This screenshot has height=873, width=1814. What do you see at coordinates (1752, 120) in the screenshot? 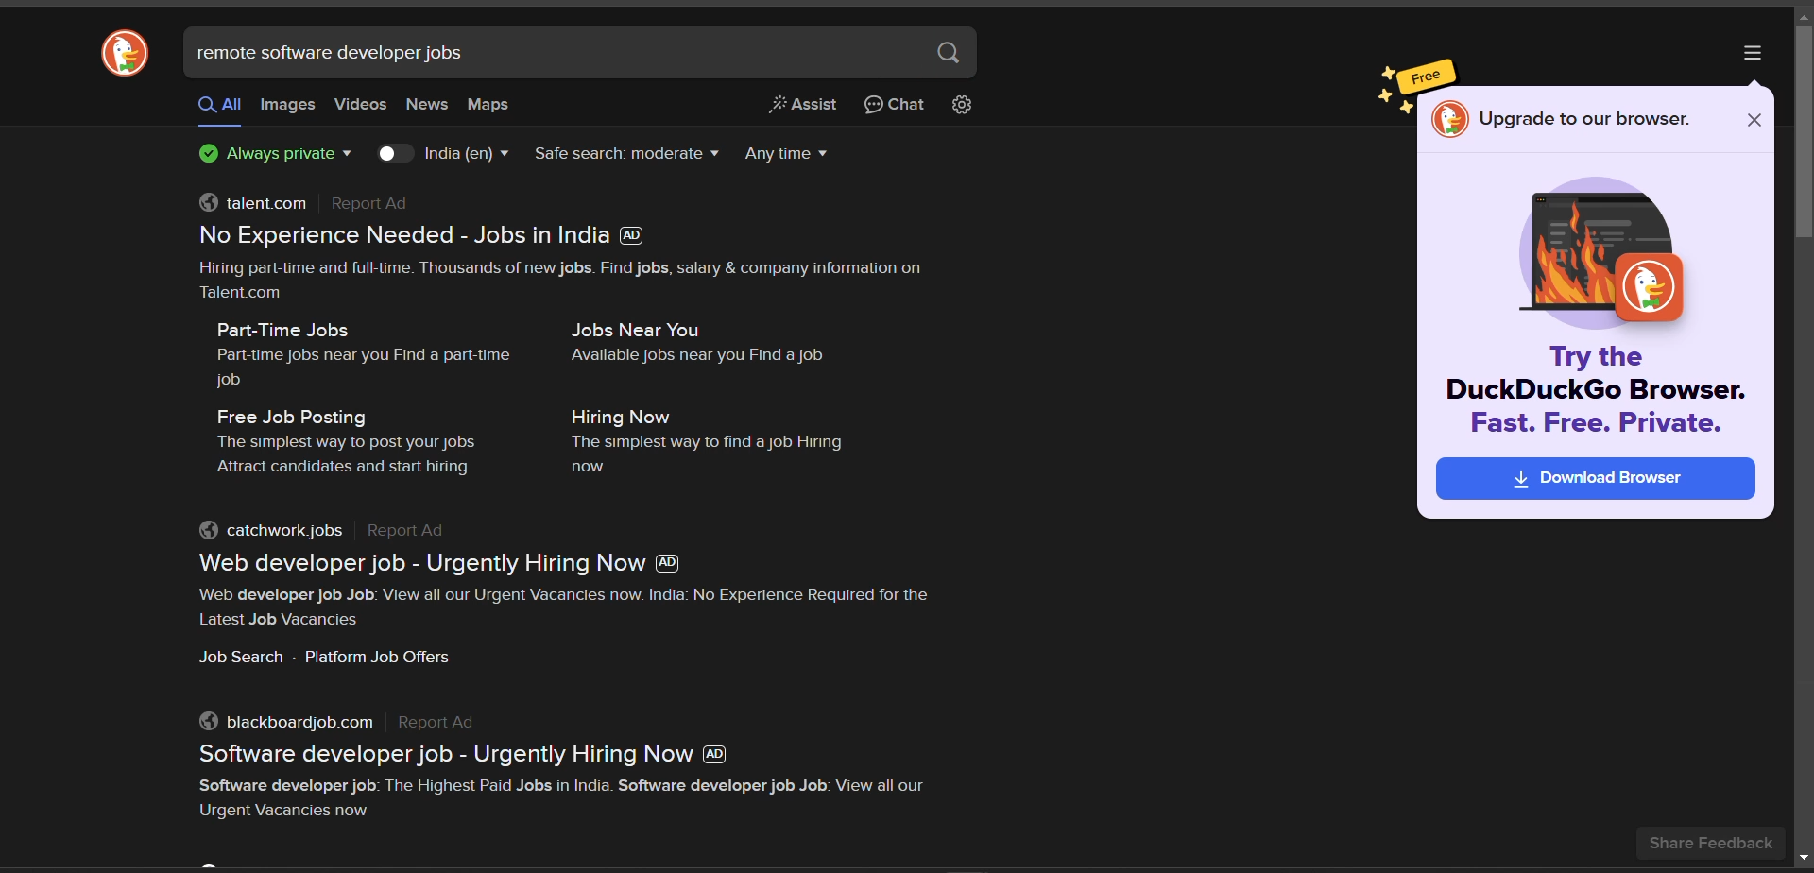
I see `close` at bounding box center [1752, 120].